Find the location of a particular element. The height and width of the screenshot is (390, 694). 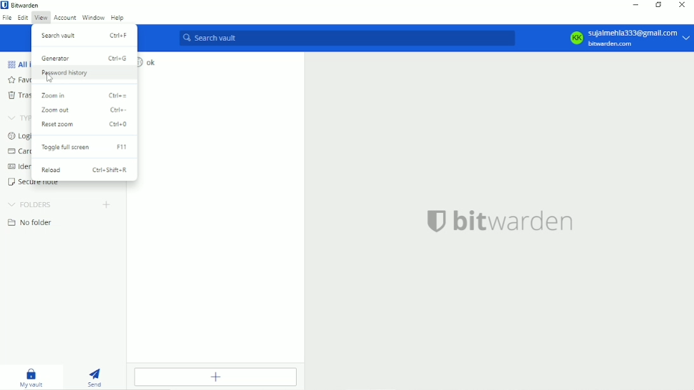

Search vault is located at coordinates (85, 34).